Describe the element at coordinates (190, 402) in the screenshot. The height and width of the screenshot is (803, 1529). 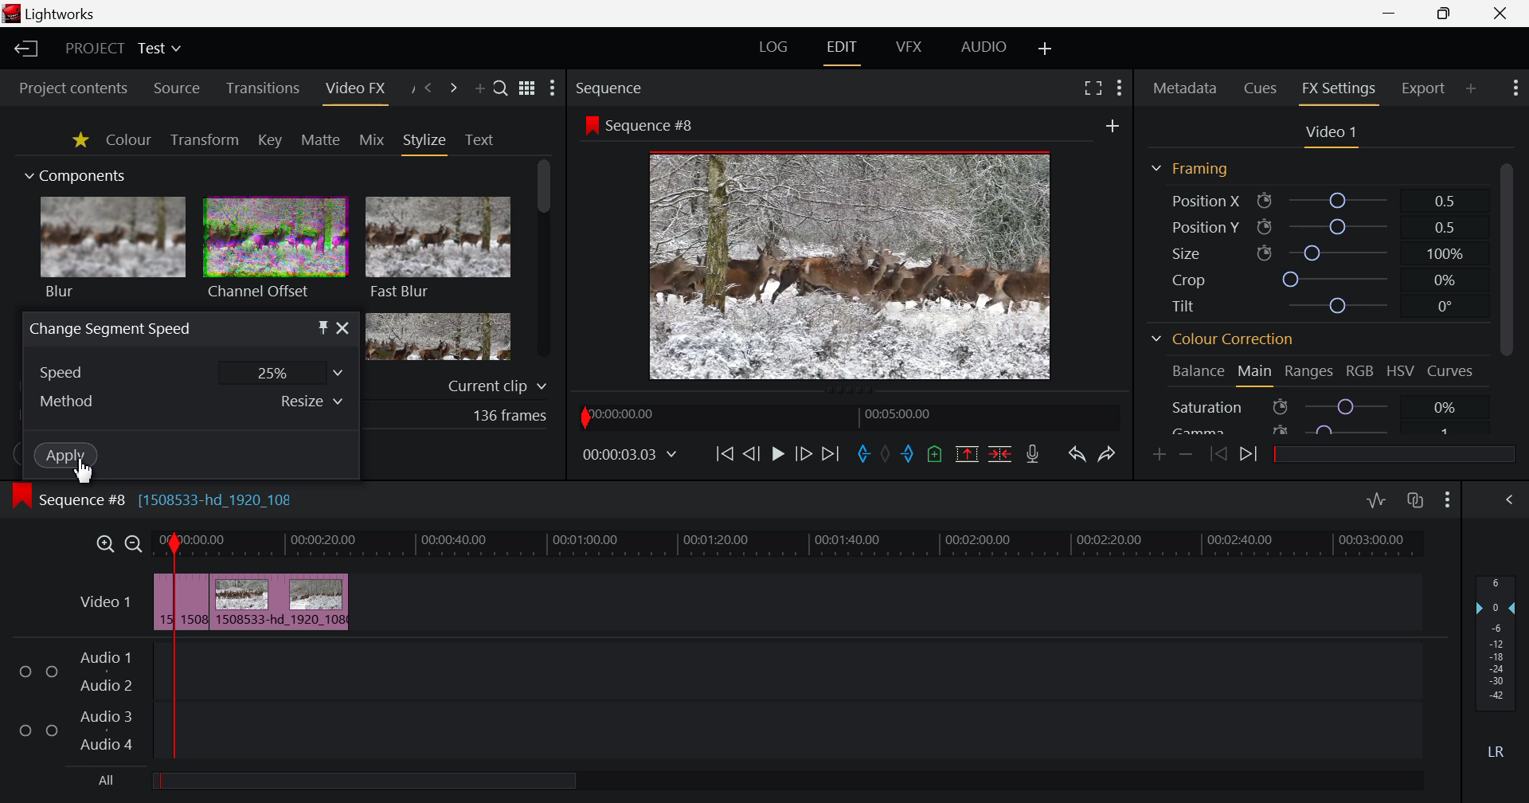
I see `Adjustment Method` at that location.